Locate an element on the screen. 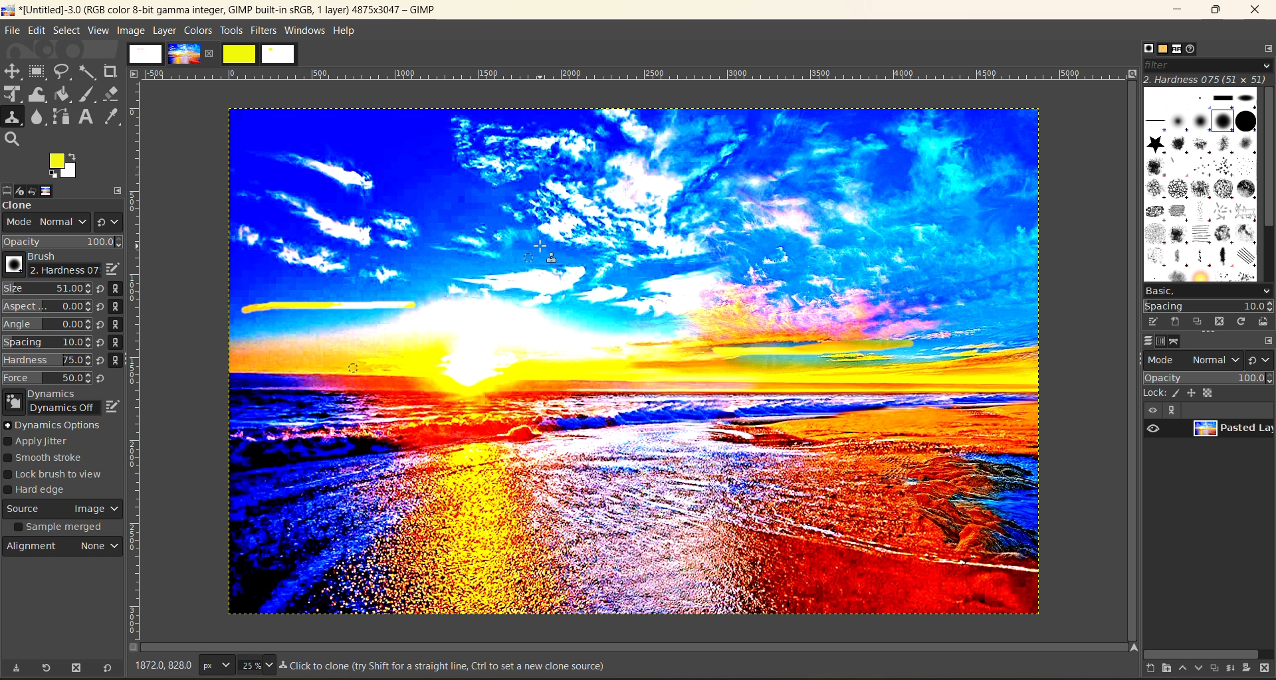 The height and width of the screenshot is (680, 1276). filters is located at coordinates (265, 30).